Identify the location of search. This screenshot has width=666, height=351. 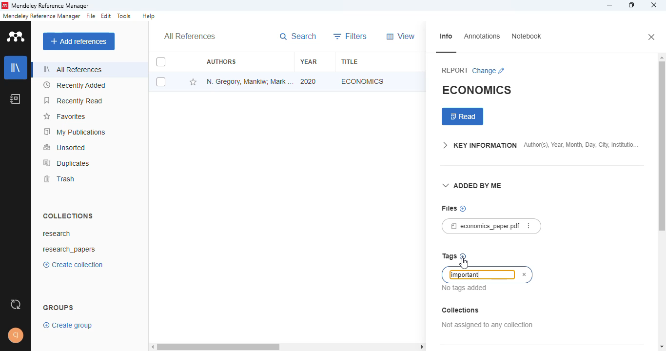
(298, 37).